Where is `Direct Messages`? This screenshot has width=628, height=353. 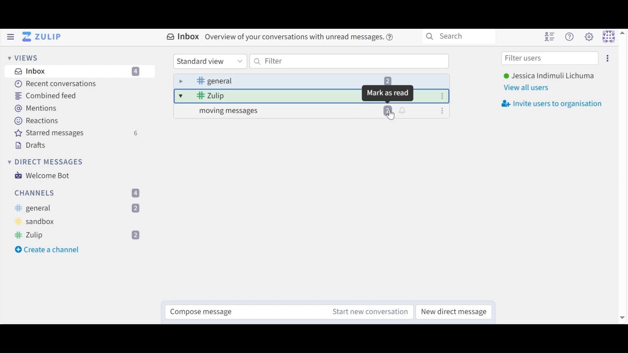
Direct Messages is located at coordinates (48, 161).